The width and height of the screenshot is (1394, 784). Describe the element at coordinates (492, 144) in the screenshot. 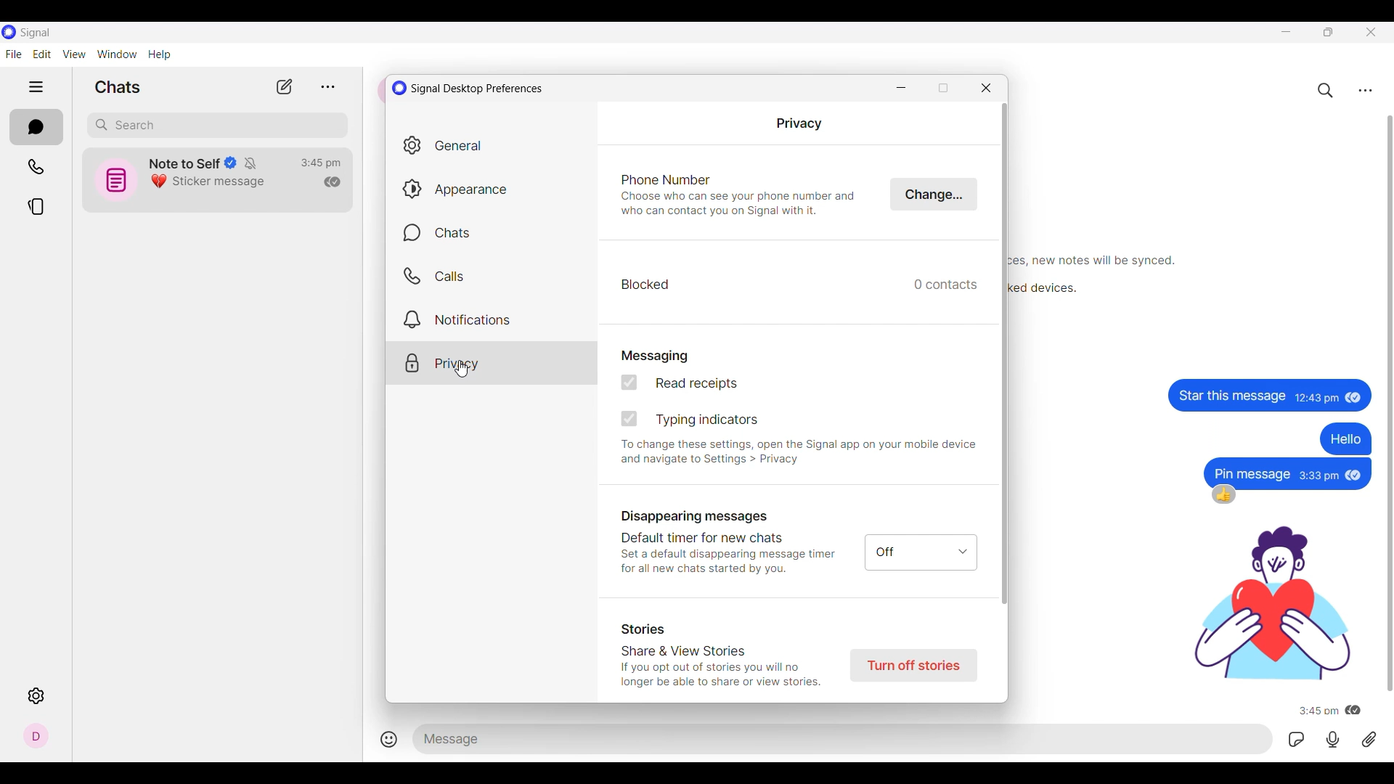

I see `General settings, current selection highlighted` at that location.